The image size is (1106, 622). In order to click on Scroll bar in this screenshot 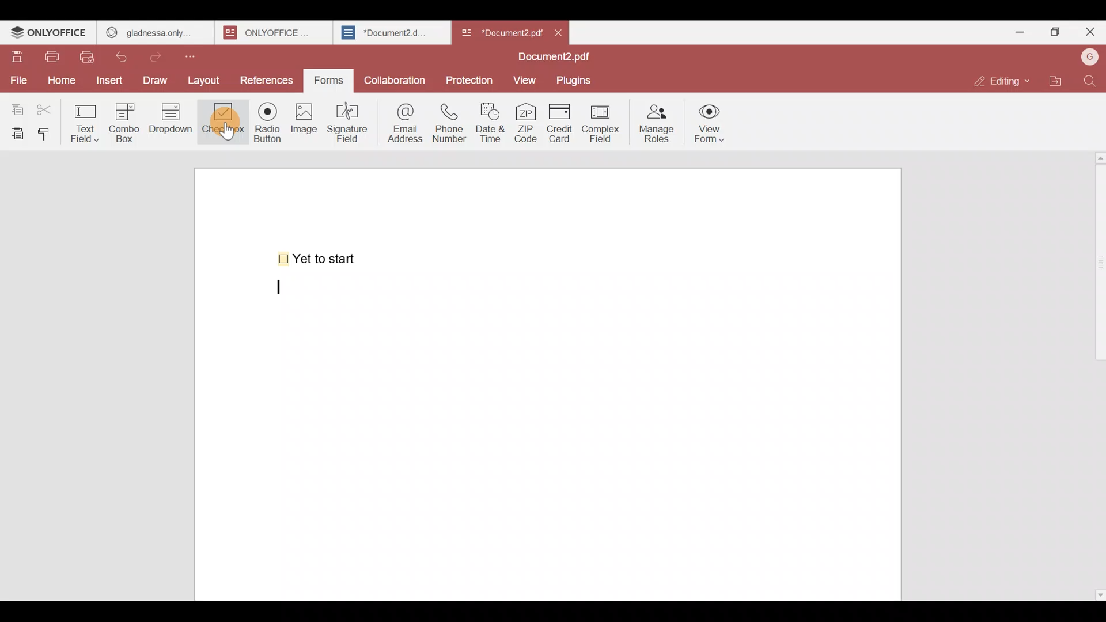, I will do `click(1096, 373)`.